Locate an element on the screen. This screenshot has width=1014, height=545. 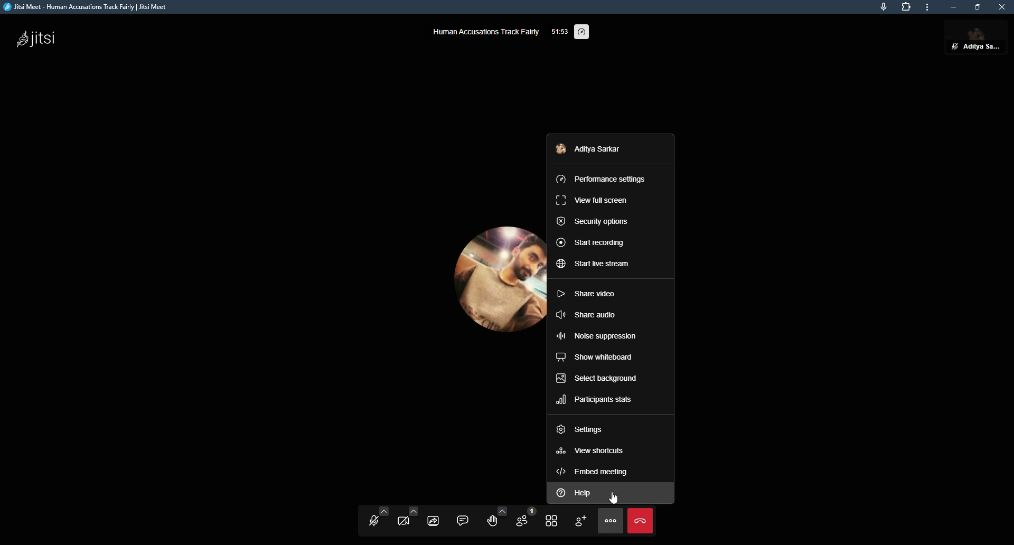
jitsi is located at coordinates (39, 38).